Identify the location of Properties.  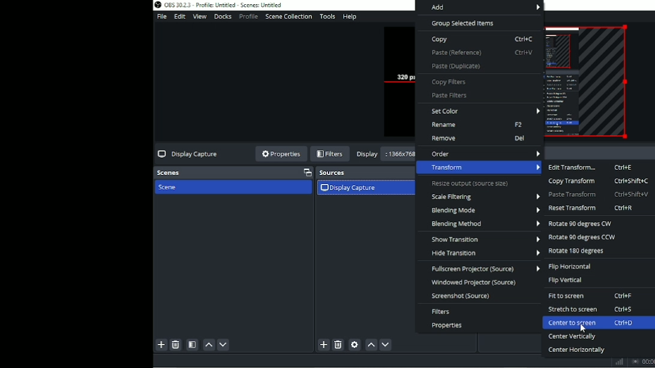
(453, 325).